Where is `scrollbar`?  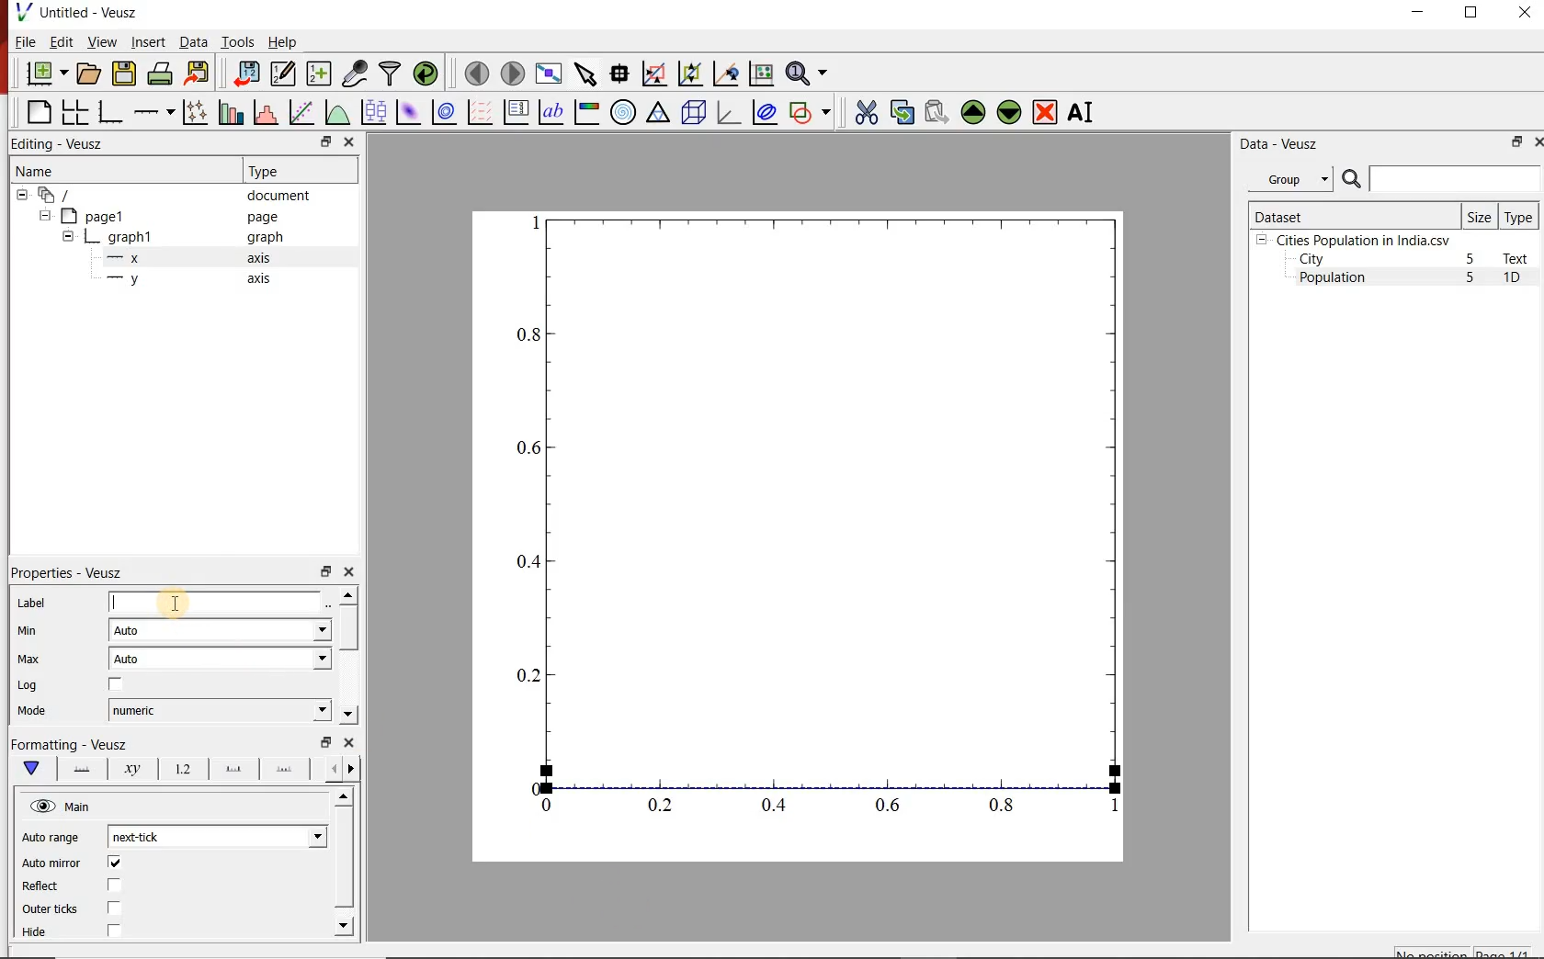 scrollbar is located at coordinates (346, 863).